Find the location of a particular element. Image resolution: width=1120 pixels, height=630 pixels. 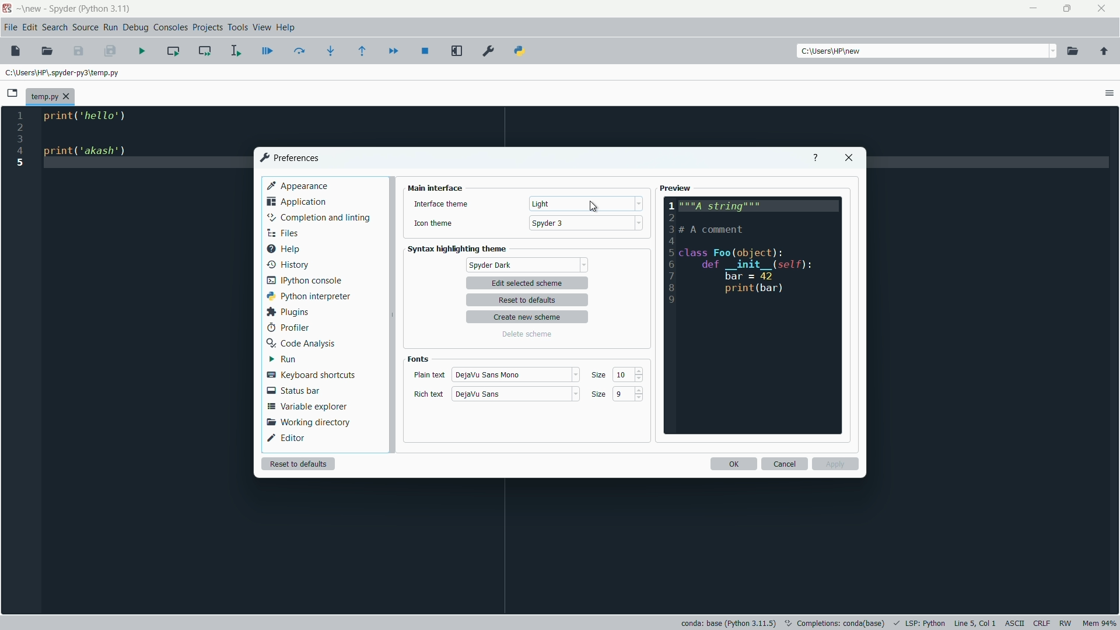

options is located at coordinates (1109, 93).